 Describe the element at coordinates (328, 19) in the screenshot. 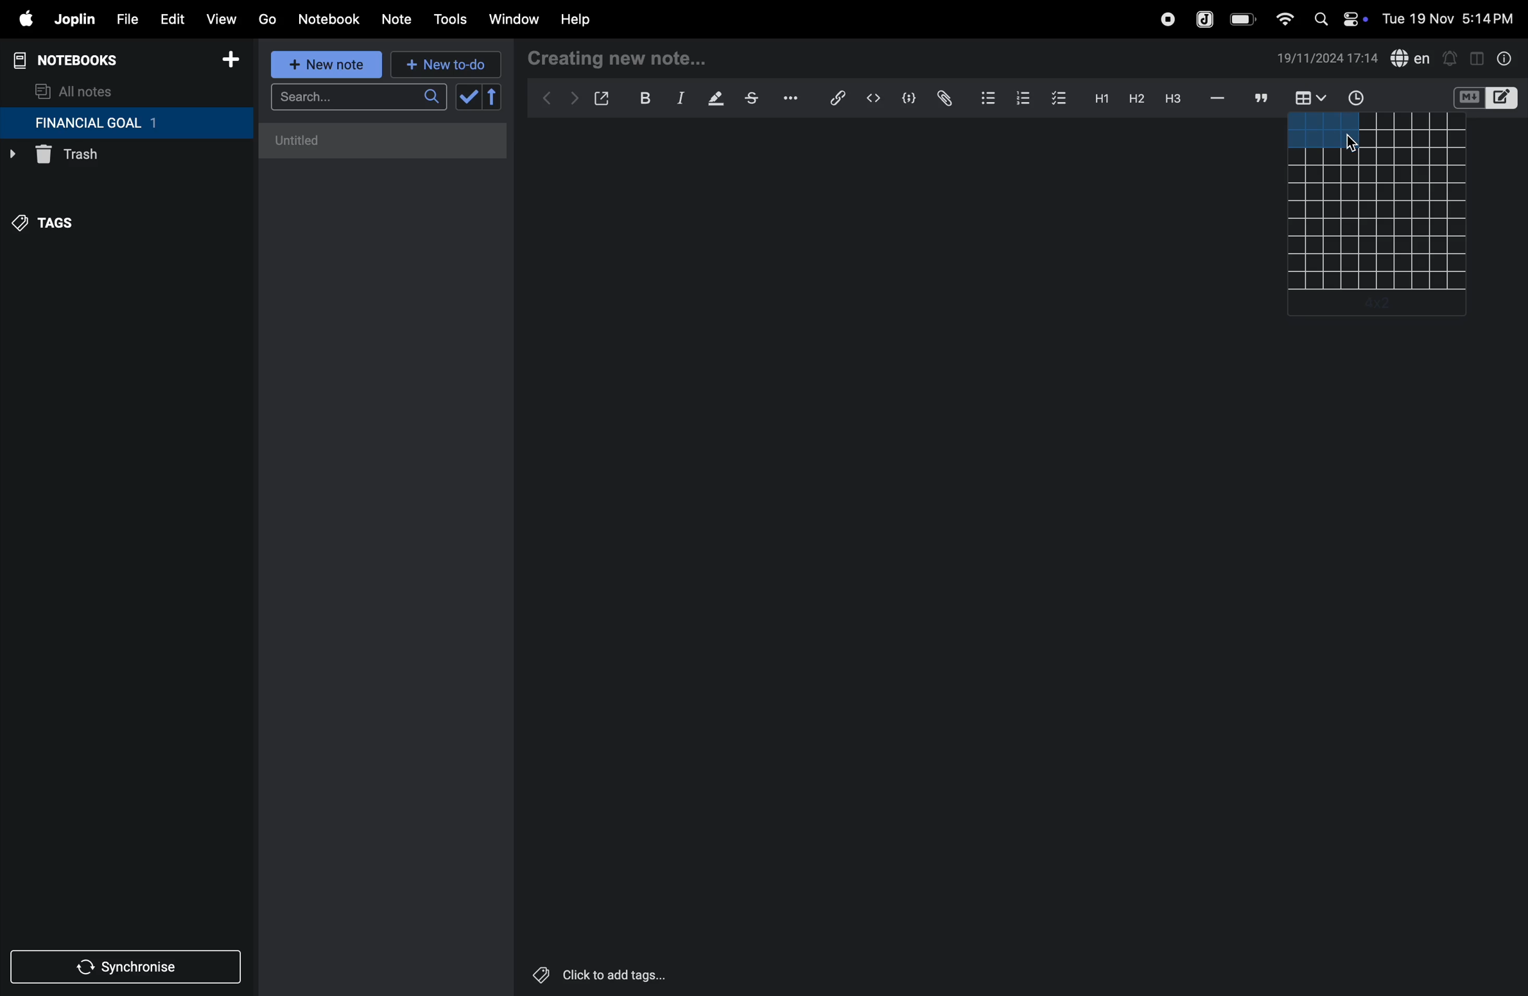

I see `notebook` at that location.